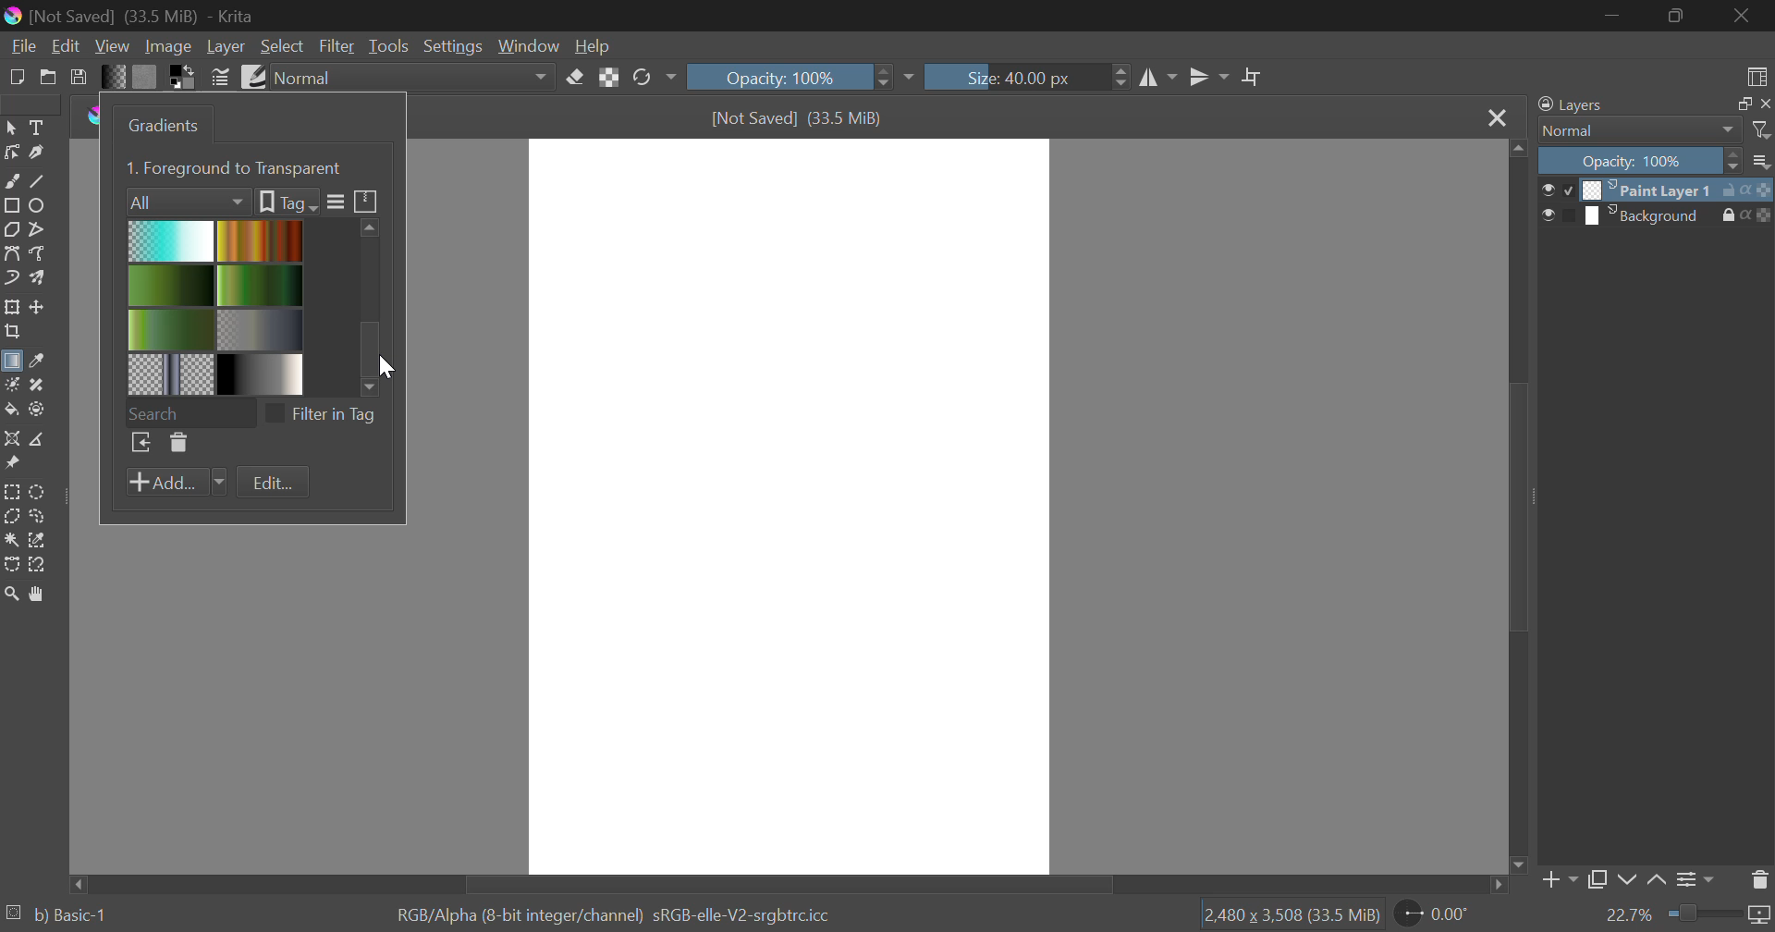 This screenshot has width=1775, height=932. I want to click on 22.7%, so click(1687, 916).